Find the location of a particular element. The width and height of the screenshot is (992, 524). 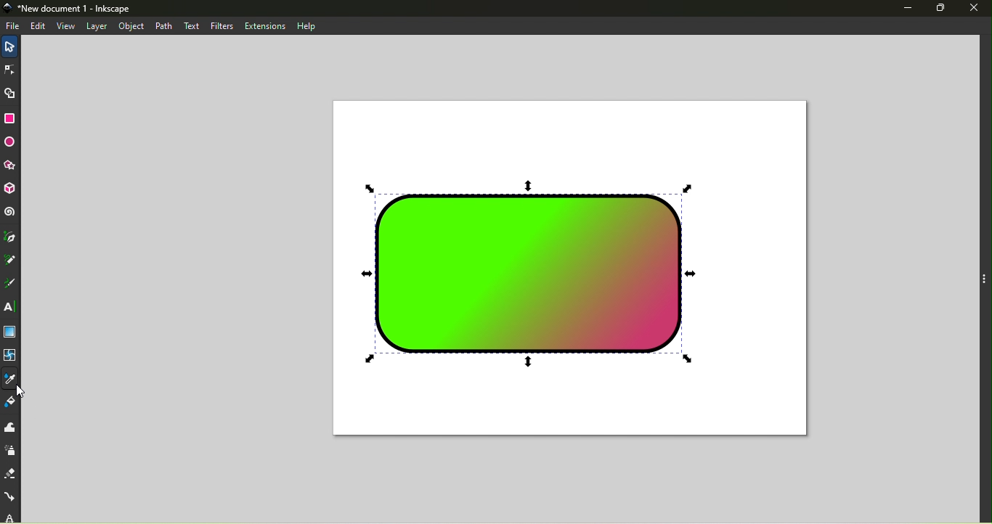

Maximize is located at coordinates (945, 8).